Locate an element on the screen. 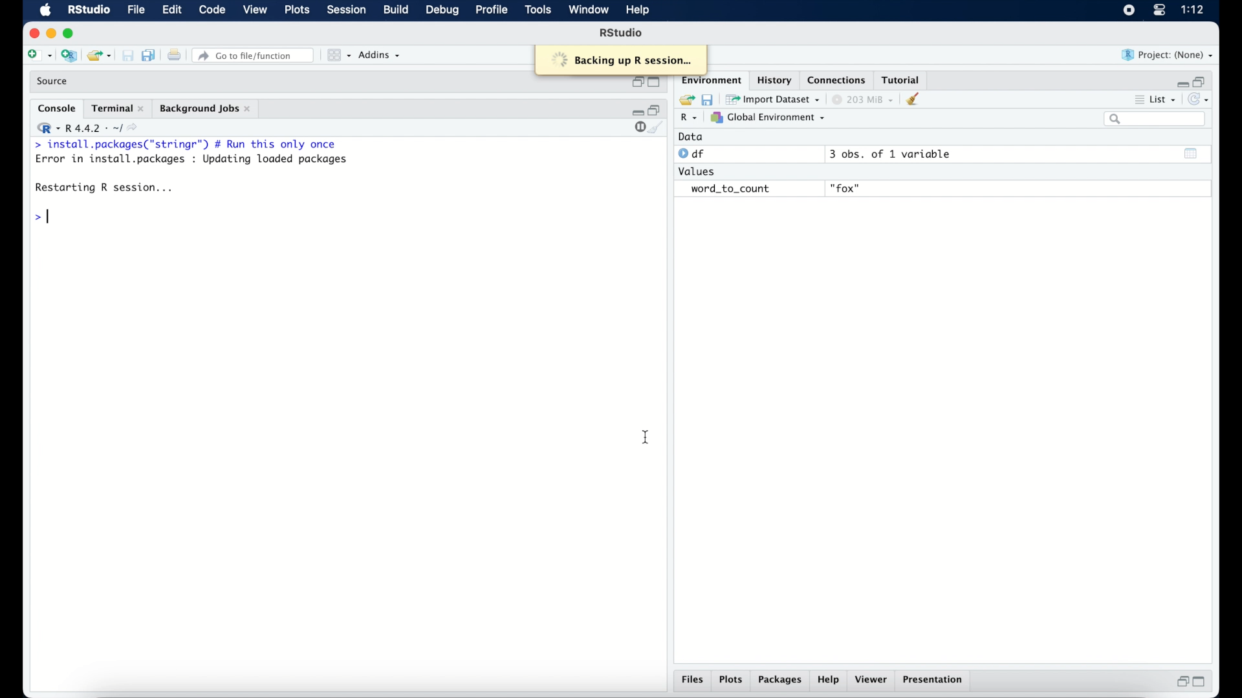 This screenshot has width=1242, height=698. df is located at coordinates (693, 154).